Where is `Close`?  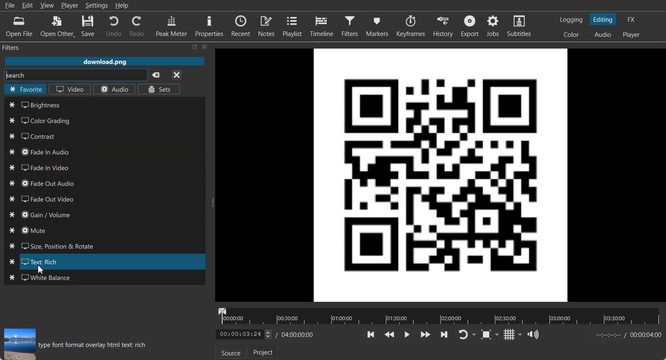
Close is located at coordinates (177, 75).